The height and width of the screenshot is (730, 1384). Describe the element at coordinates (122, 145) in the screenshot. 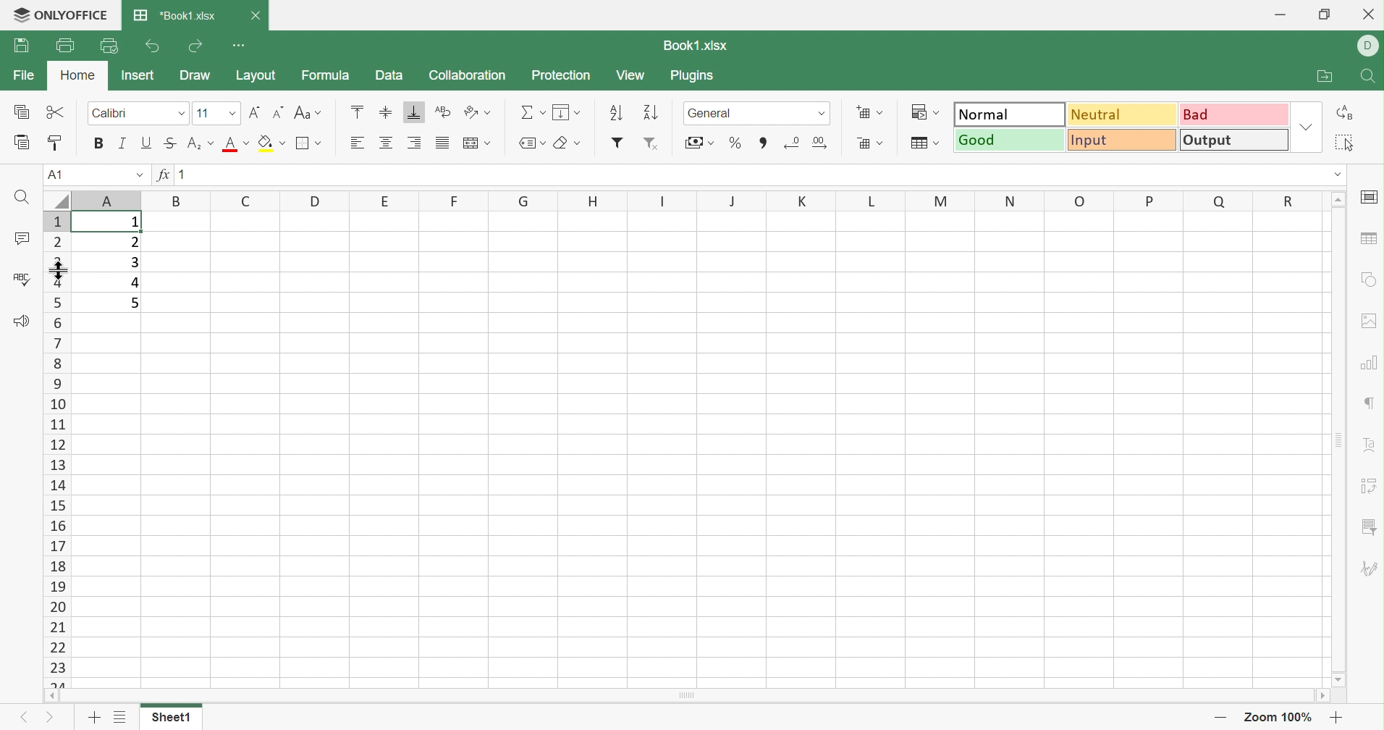

I see `Italic` at that location.